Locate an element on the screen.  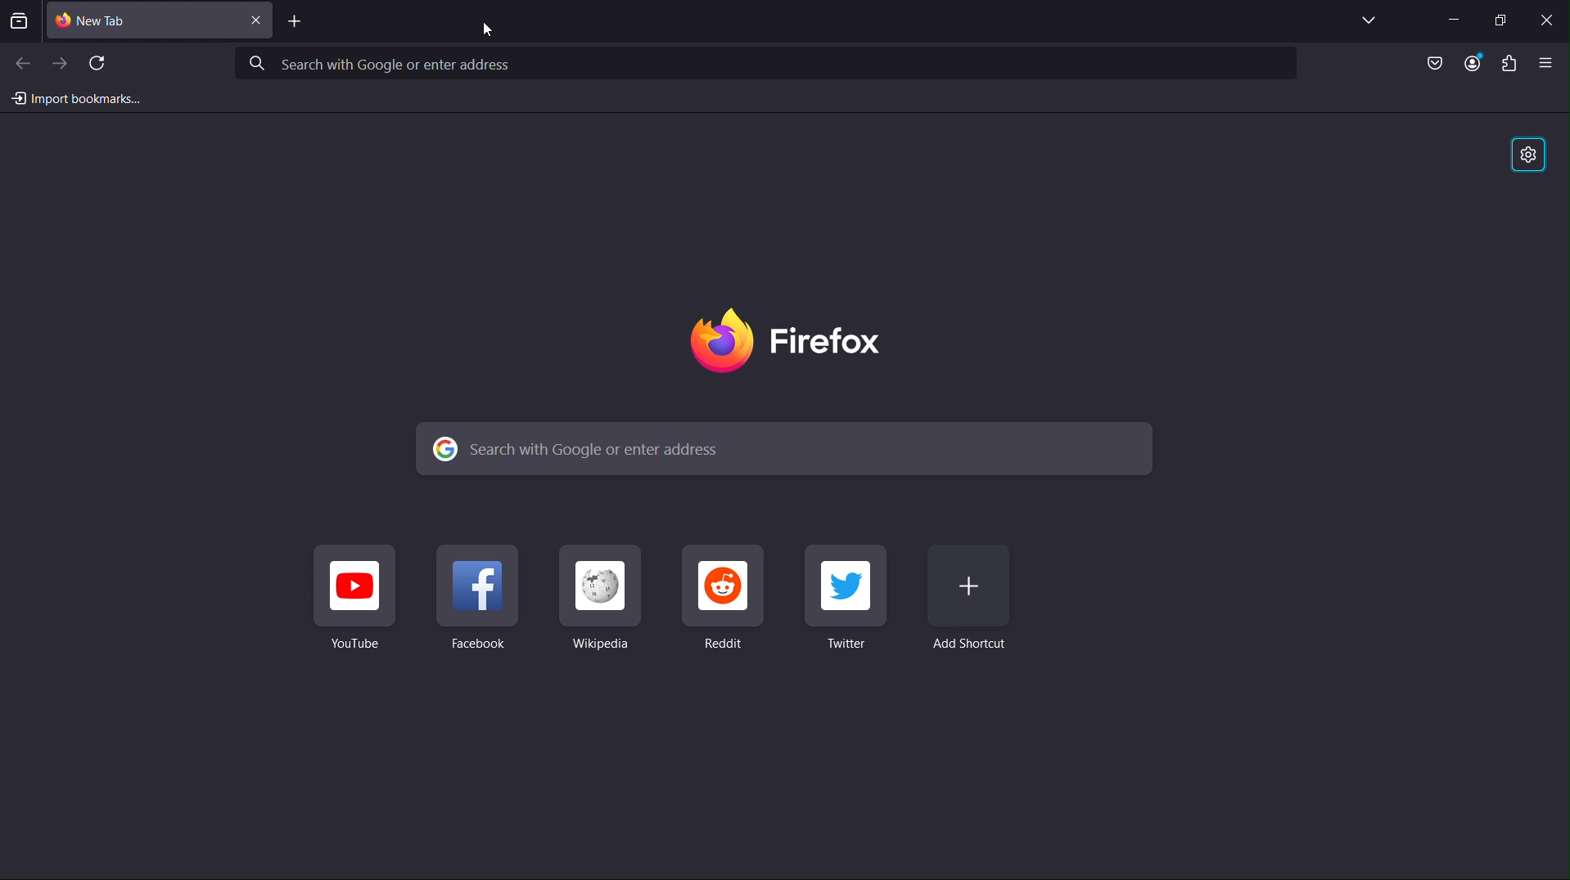
Youtube Shortcut is located at coordinates (355, 602).